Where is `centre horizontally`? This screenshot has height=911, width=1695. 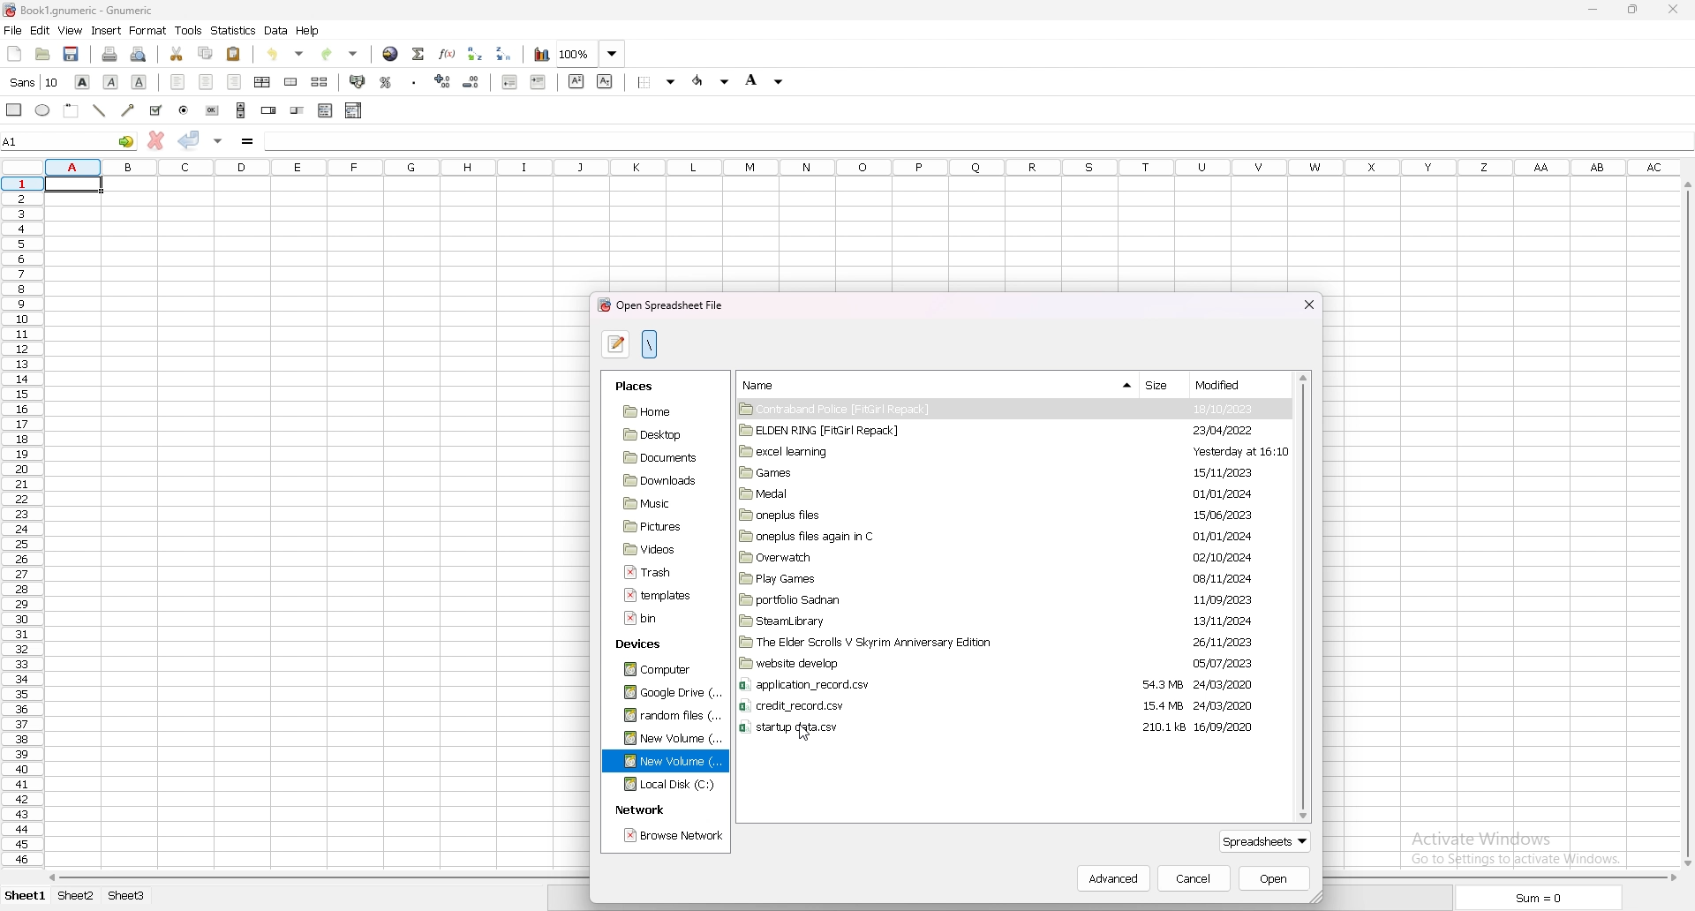 centre horizontally is located at coordinates (263, 82).